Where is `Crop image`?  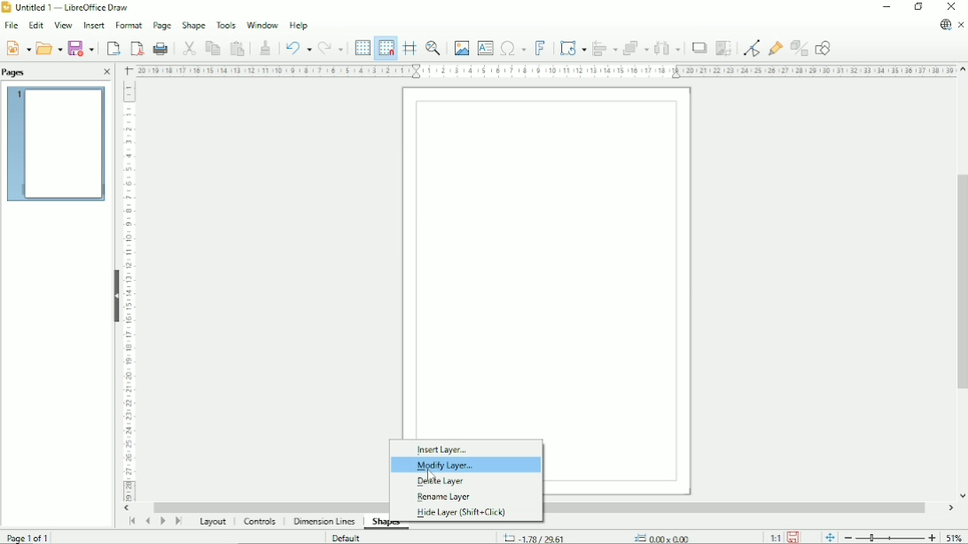 Crop image is located at coordinates (723, 49).